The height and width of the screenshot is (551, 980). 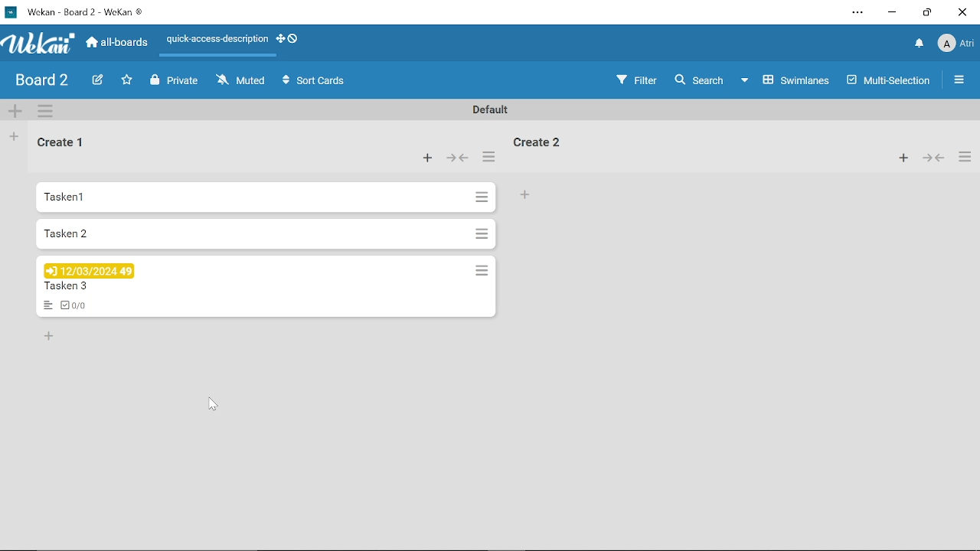 What do you see at coordinates (926, 15) in the screenshot?
I see `Restore down` at bounding box center [926, 15].